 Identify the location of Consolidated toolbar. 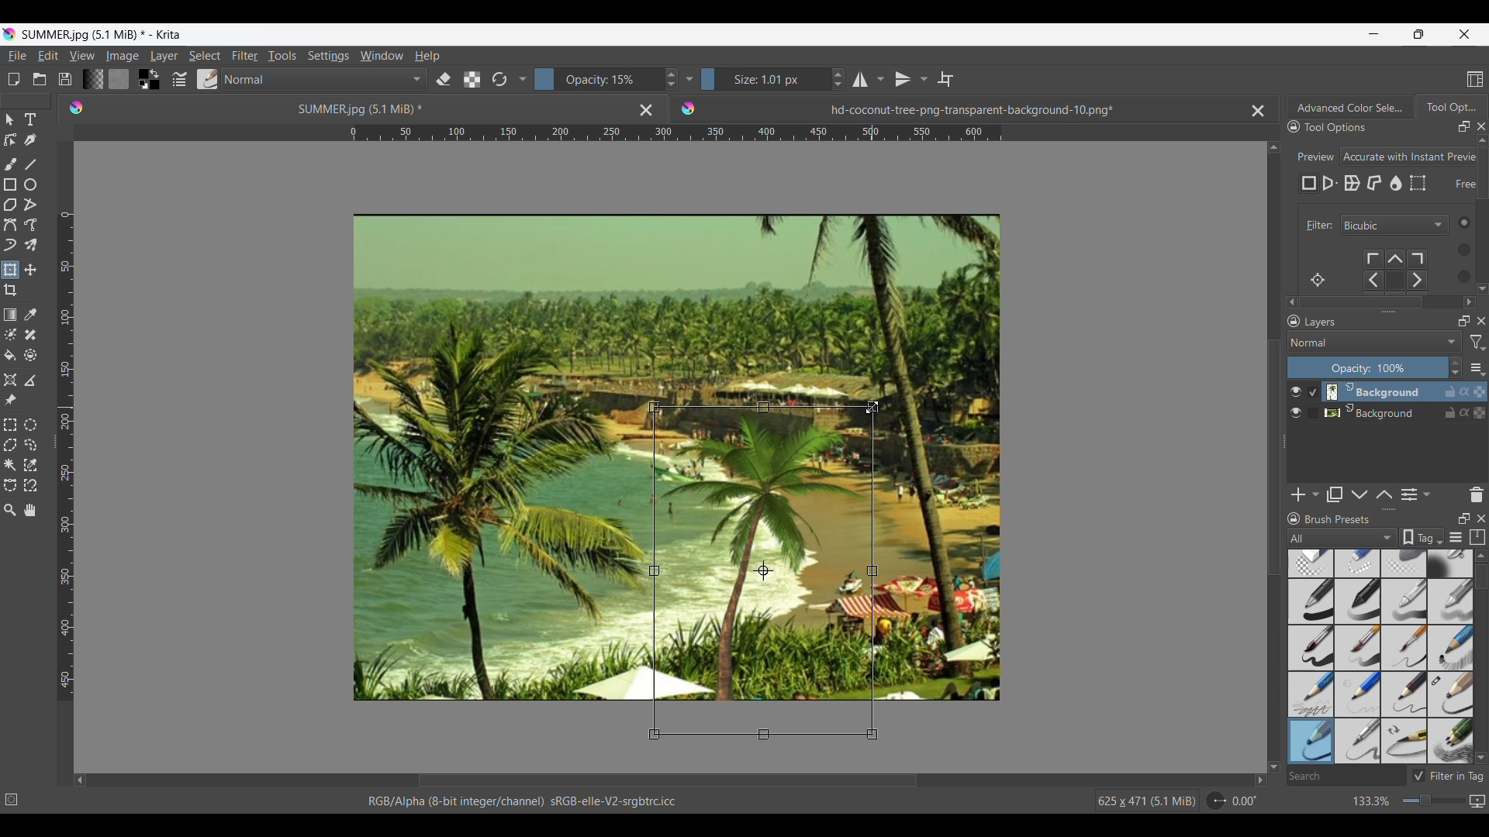
(522, 79).